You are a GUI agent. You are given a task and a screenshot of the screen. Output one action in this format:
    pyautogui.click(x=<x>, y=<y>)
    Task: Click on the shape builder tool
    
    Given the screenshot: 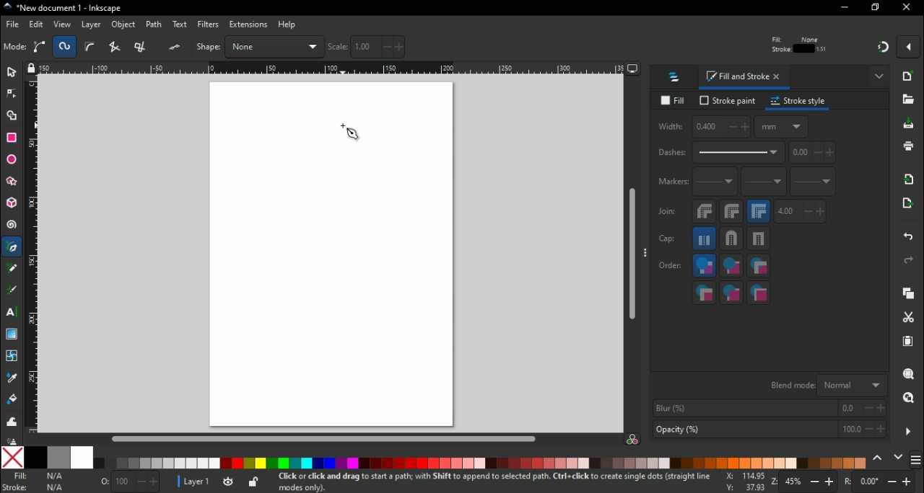 What is the action you would take?
    pyautogui.click(x=14, y=117)
    